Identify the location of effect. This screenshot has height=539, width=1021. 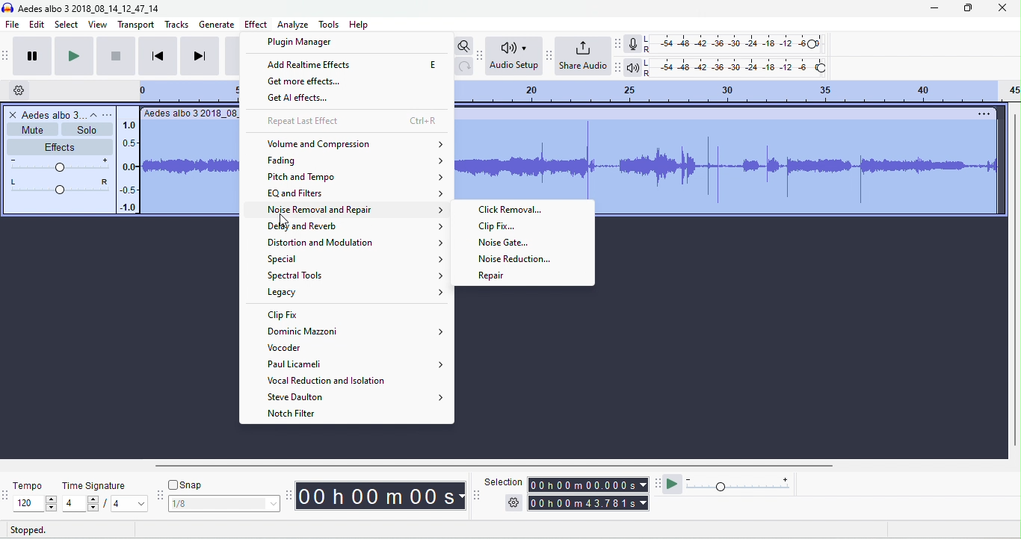
(256, 25).